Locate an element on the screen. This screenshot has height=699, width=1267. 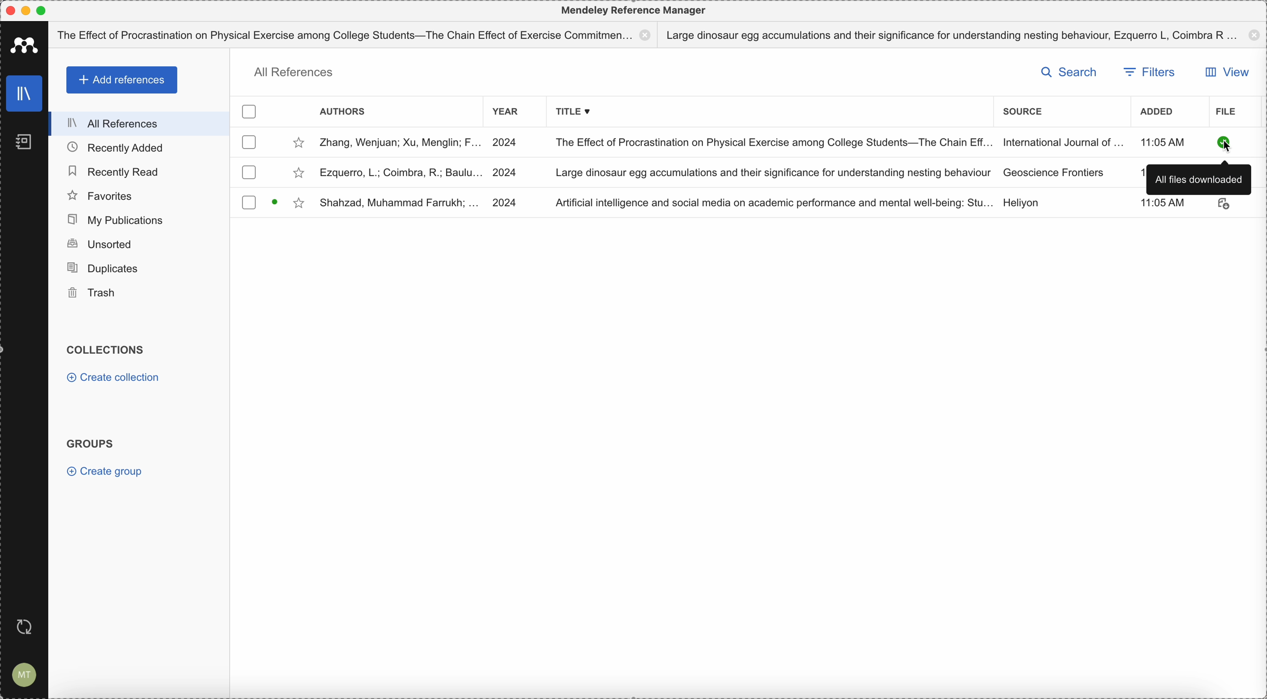
last sync is located at coordinates (28, 626).